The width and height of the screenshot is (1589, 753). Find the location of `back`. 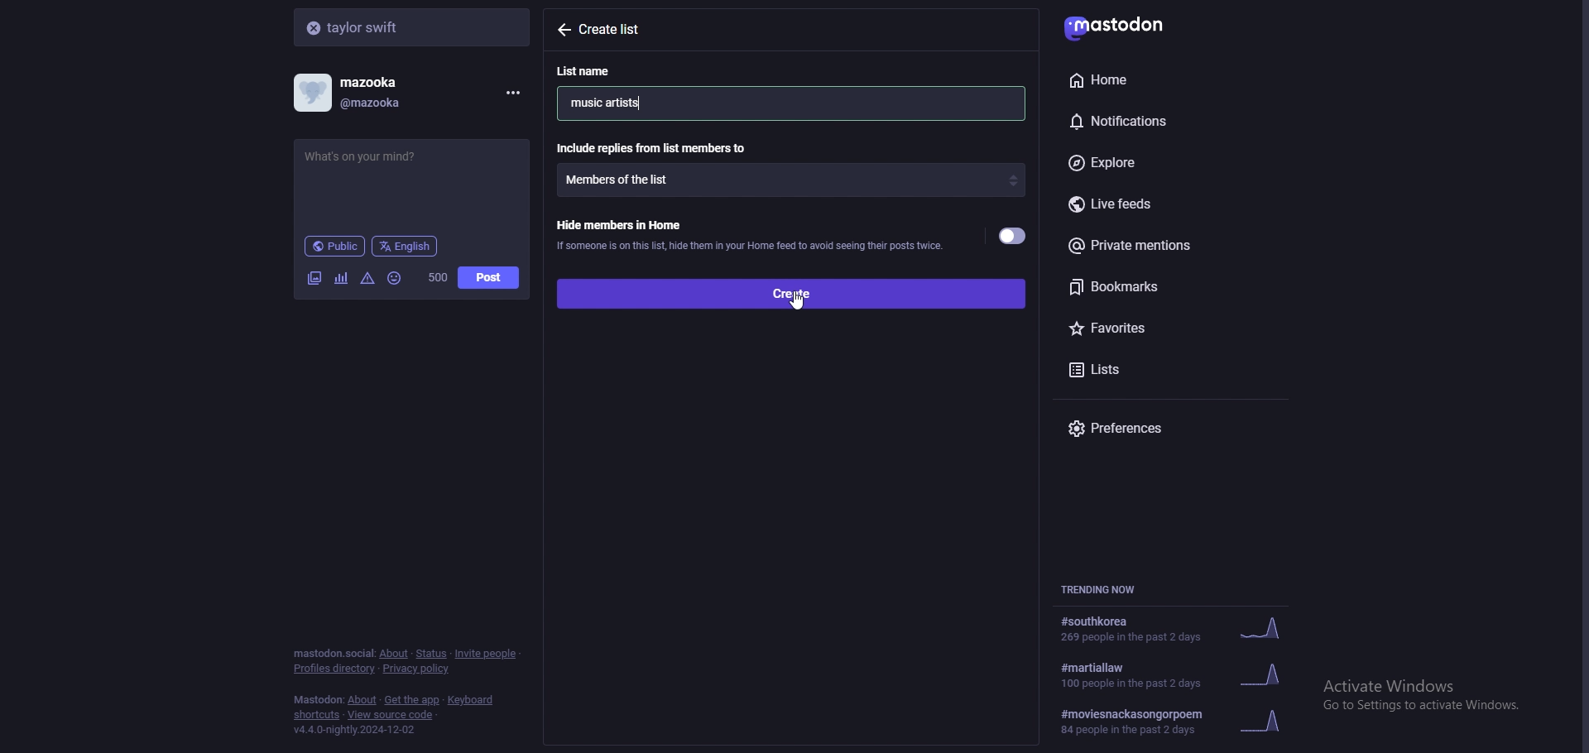

back is located at coordinates (563, 29).